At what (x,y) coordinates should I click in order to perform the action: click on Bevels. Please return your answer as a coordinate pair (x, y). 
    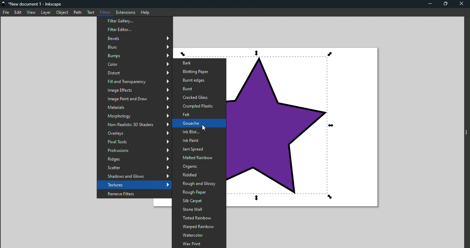
    Looking at the image, I should click on (134, 39).